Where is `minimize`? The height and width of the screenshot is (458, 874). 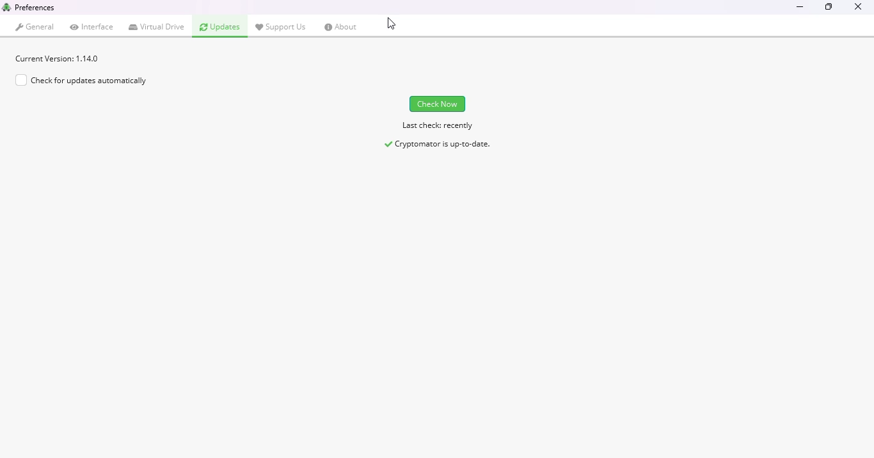 minimize is located at coordinates (800, 8).